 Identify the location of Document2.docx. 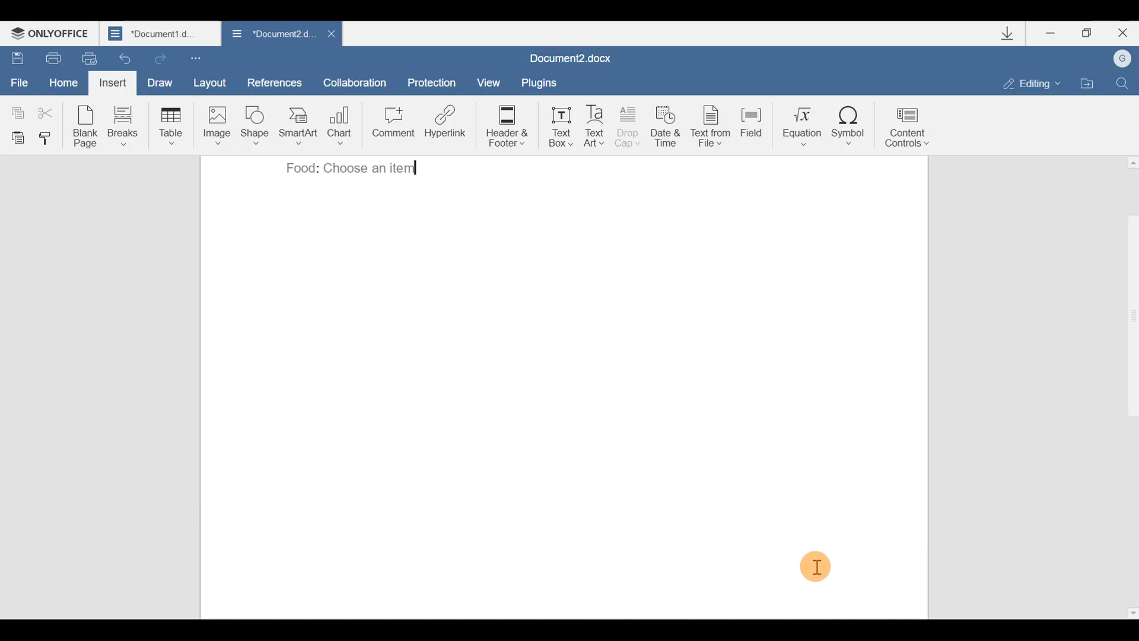
(268, 34).